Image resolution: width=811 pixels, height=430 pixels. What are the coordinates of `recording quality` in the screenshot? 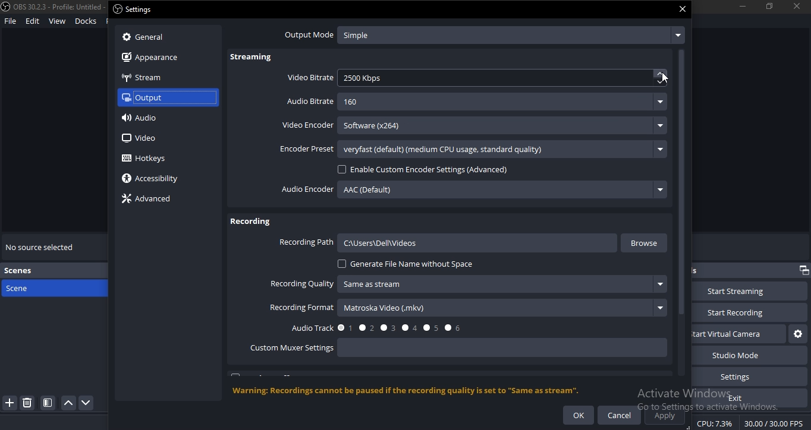 It's located at (301, 283).